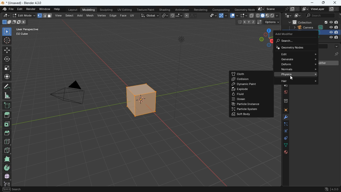  What do you see at coordinates (295, 47) in the screenshot?
I see `geometry nodes` at bounding box center [295, 47].